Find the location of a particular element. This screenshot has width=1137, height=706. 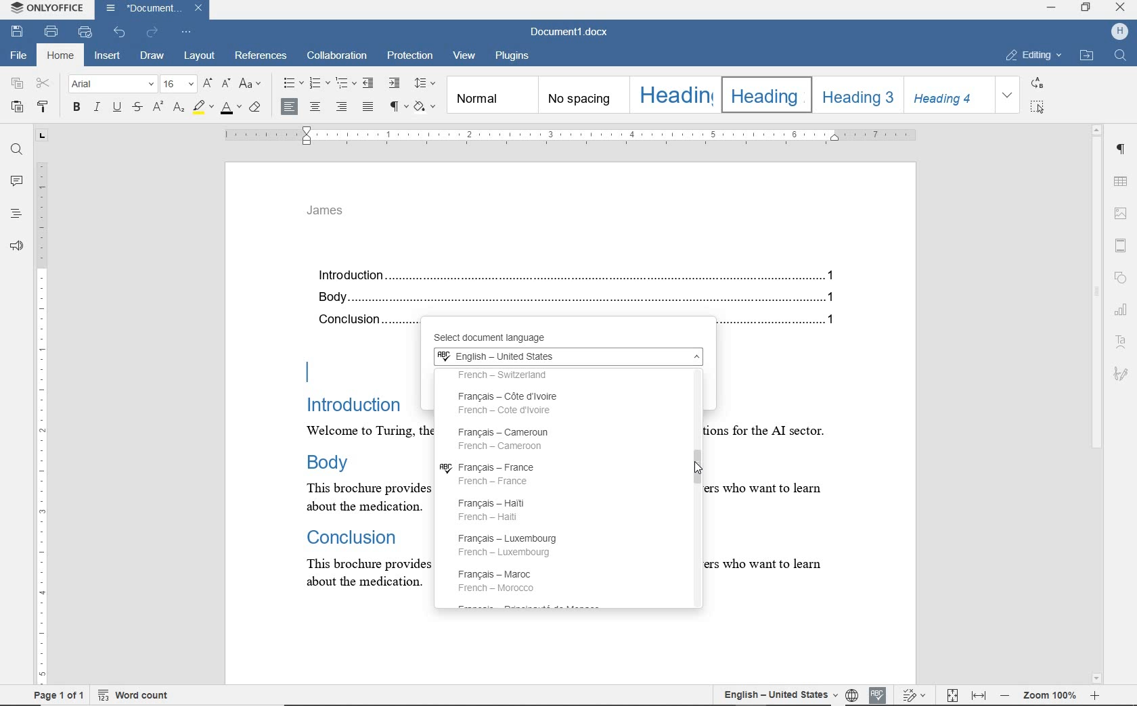

MINIMIZE is located at coordinates (1052, 9).